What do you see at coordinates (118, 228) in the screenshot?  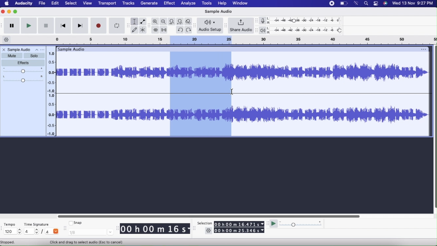 I see `move toolbar` at bounding box center [118, 228].